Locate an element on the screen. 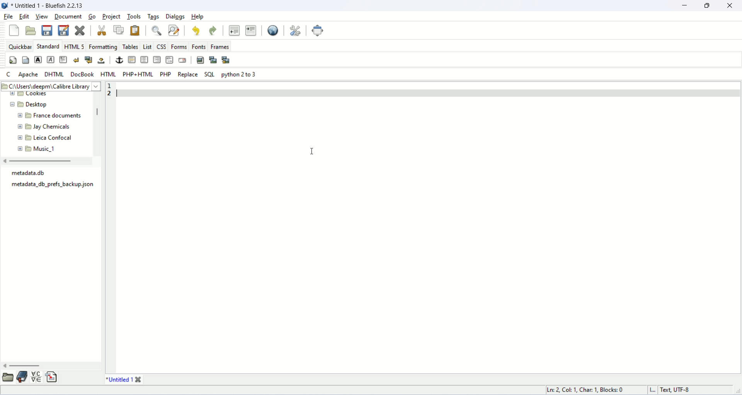 The width and height of the screenshot is (742, 395). CSS is located at coordinates (163, 47).